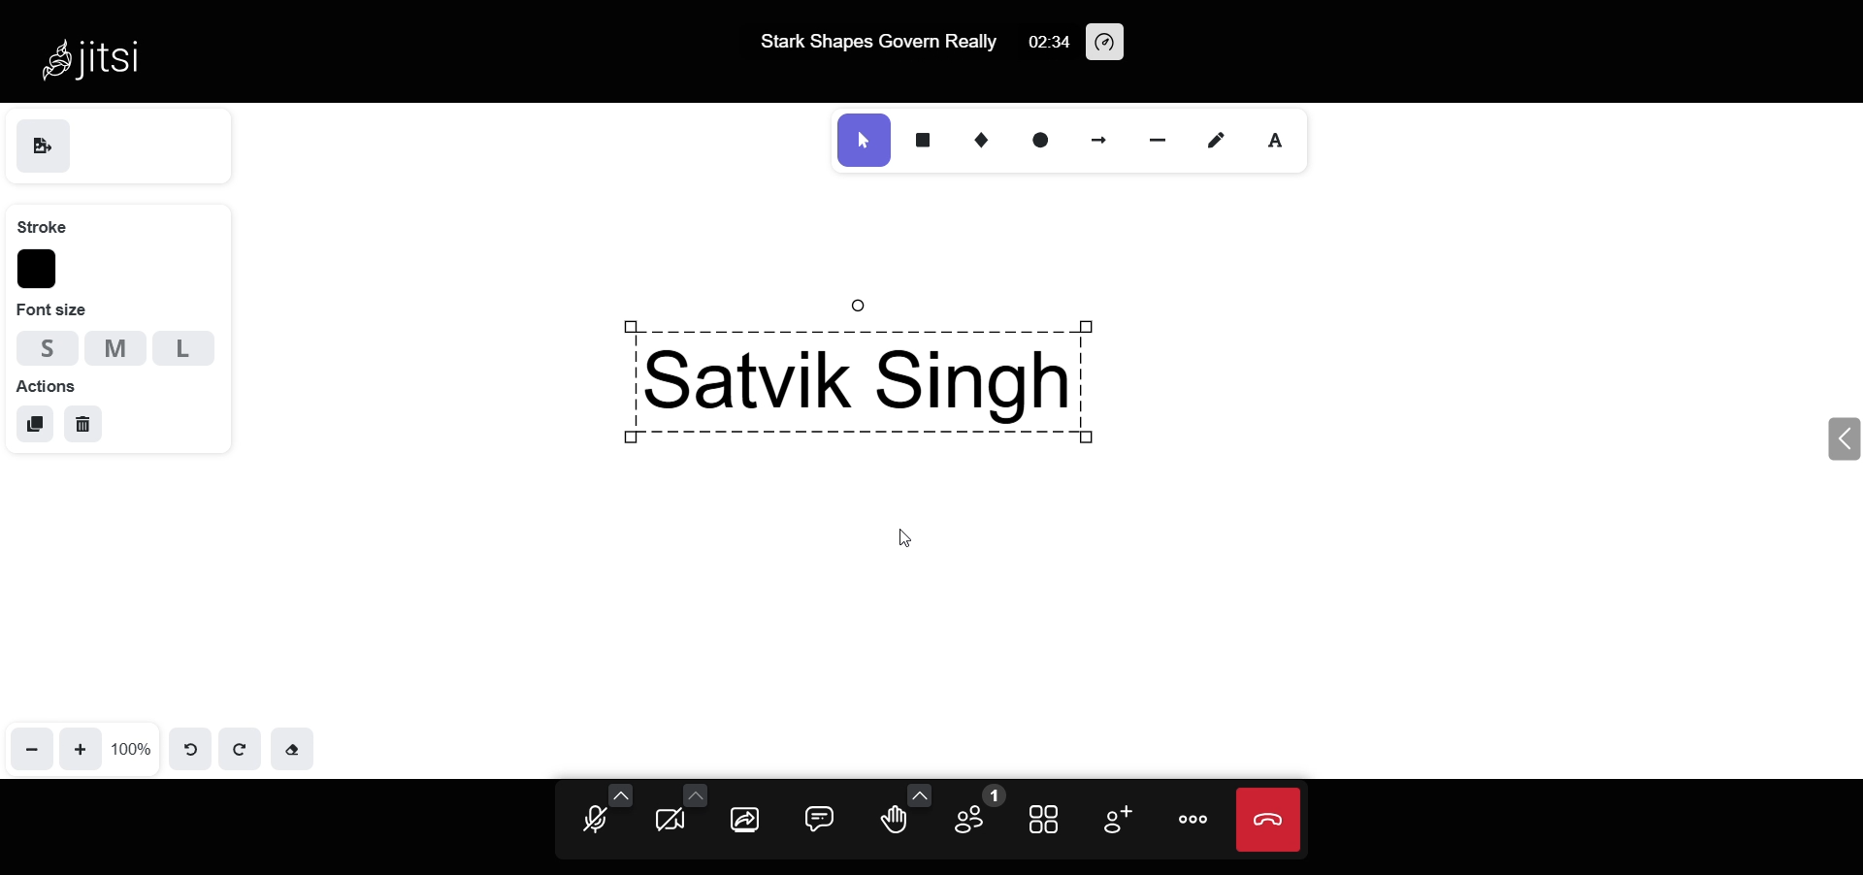 This screenshot has height=875, width=1863. Describe the element at coordinates (41, 345) in the screenshot. I see `small` at that location.